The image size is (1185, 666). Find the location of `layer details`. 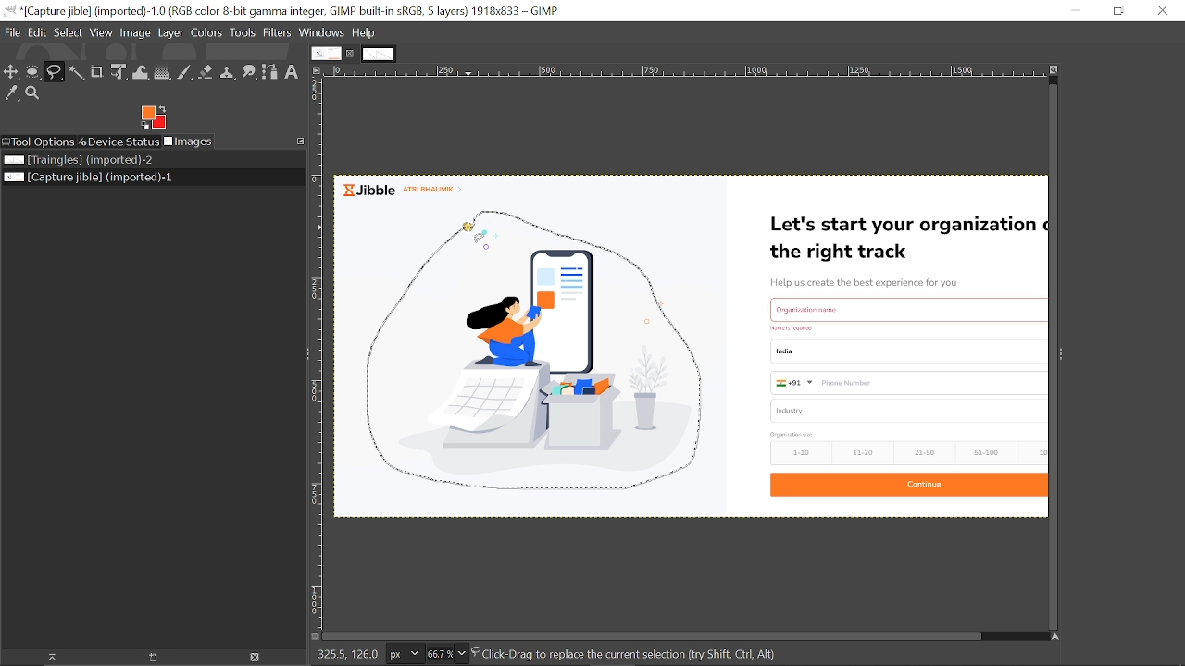

layer details is located at coordinates (642, 655).